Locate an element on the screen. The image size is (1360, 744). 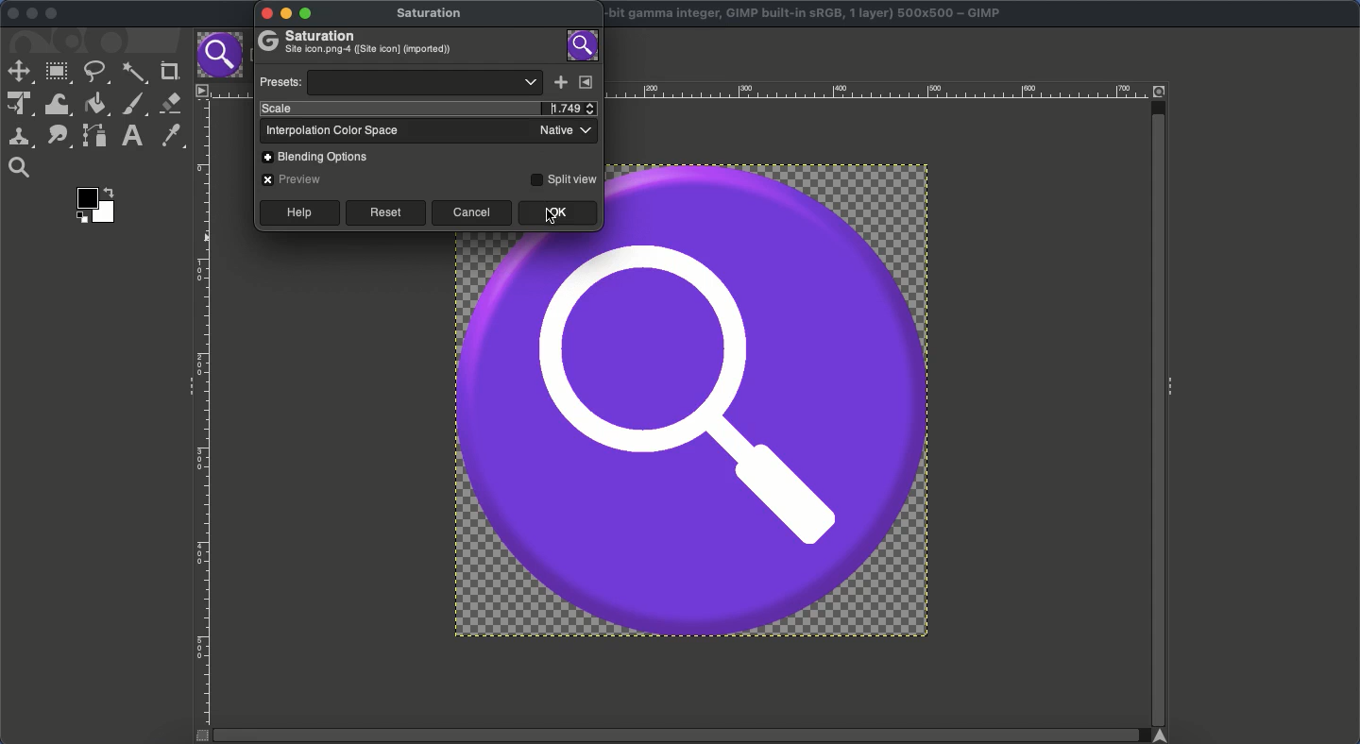
Scroll is located at coordinates (684, 736).